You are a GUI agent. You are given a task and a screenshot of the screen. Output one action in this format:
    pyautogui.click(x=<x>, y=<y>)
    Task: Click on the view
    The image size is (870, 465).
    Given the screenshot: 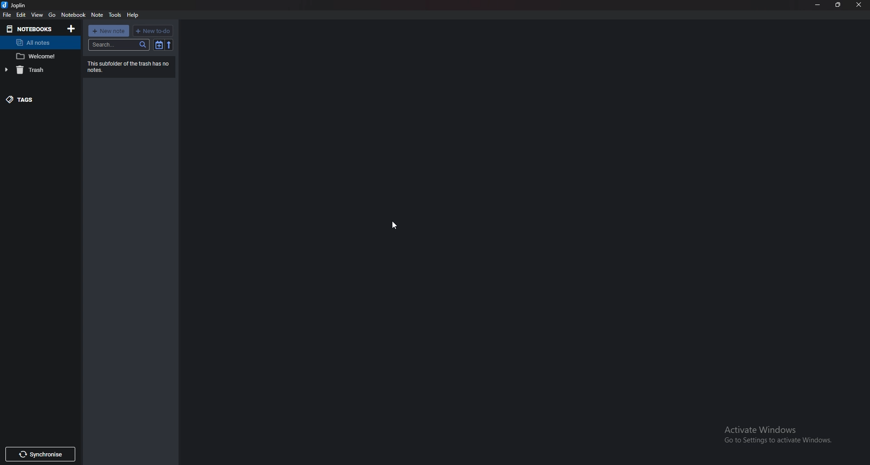 What is the action you would take?
    pyautogui.click(x=37, y=14)
    